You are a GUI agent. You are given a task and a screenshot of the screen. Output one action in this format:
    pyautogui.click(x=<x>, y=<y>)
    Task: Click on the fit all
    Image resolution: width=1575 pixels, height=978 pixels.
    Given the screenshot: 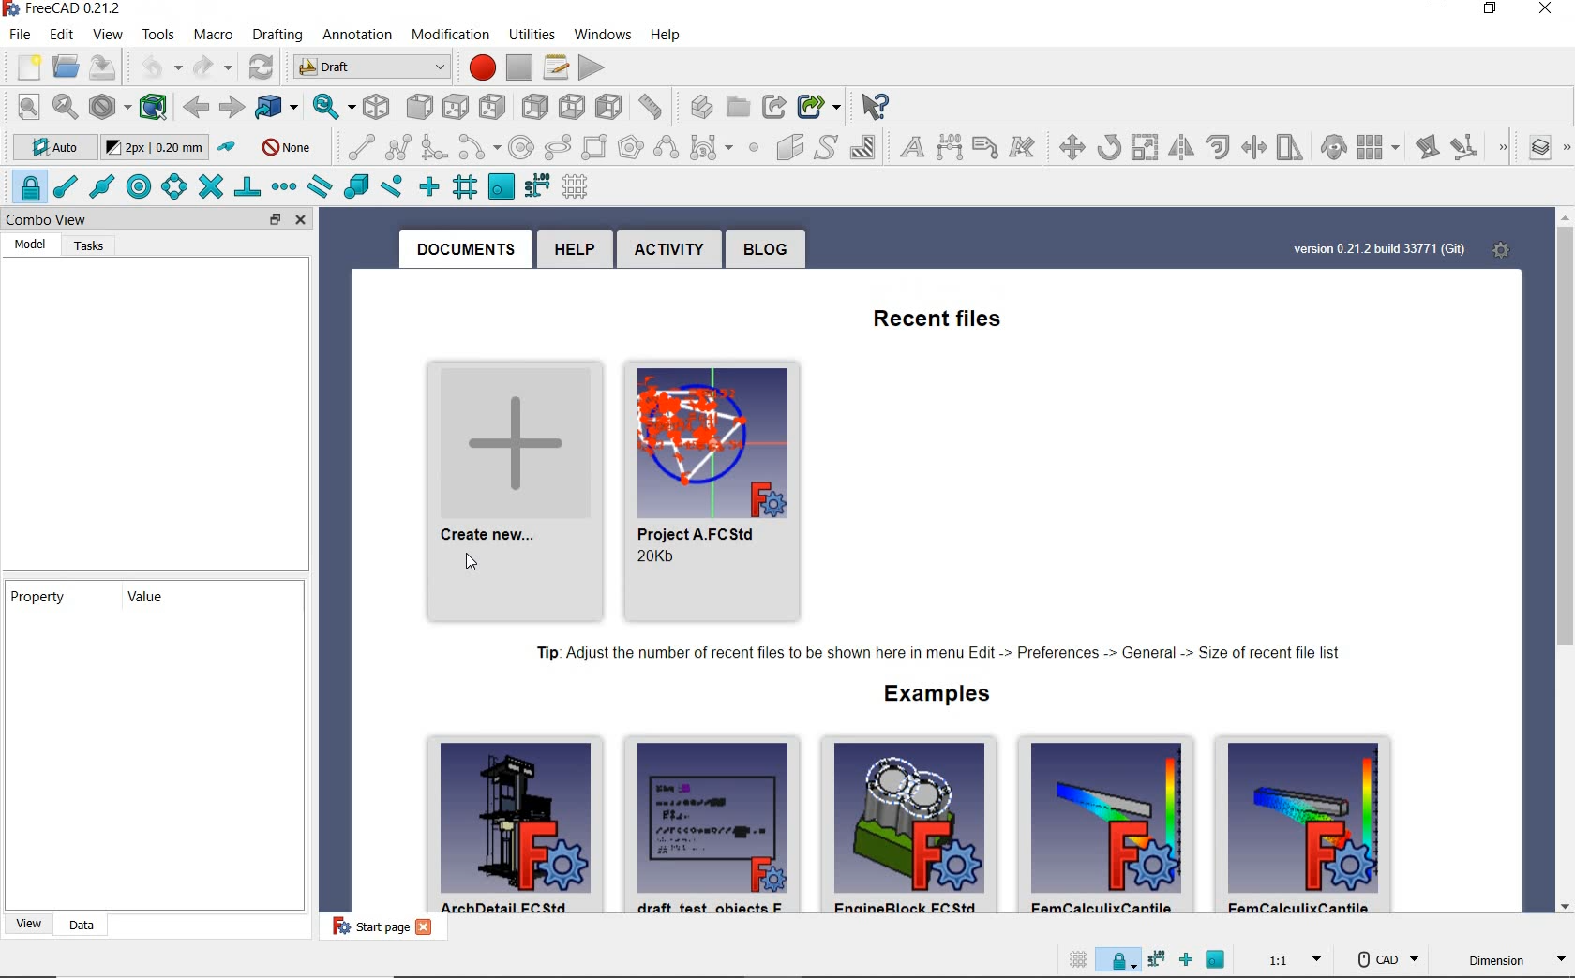 What is the action you would take?
    pyautogui.click(x=22, y=107)
    